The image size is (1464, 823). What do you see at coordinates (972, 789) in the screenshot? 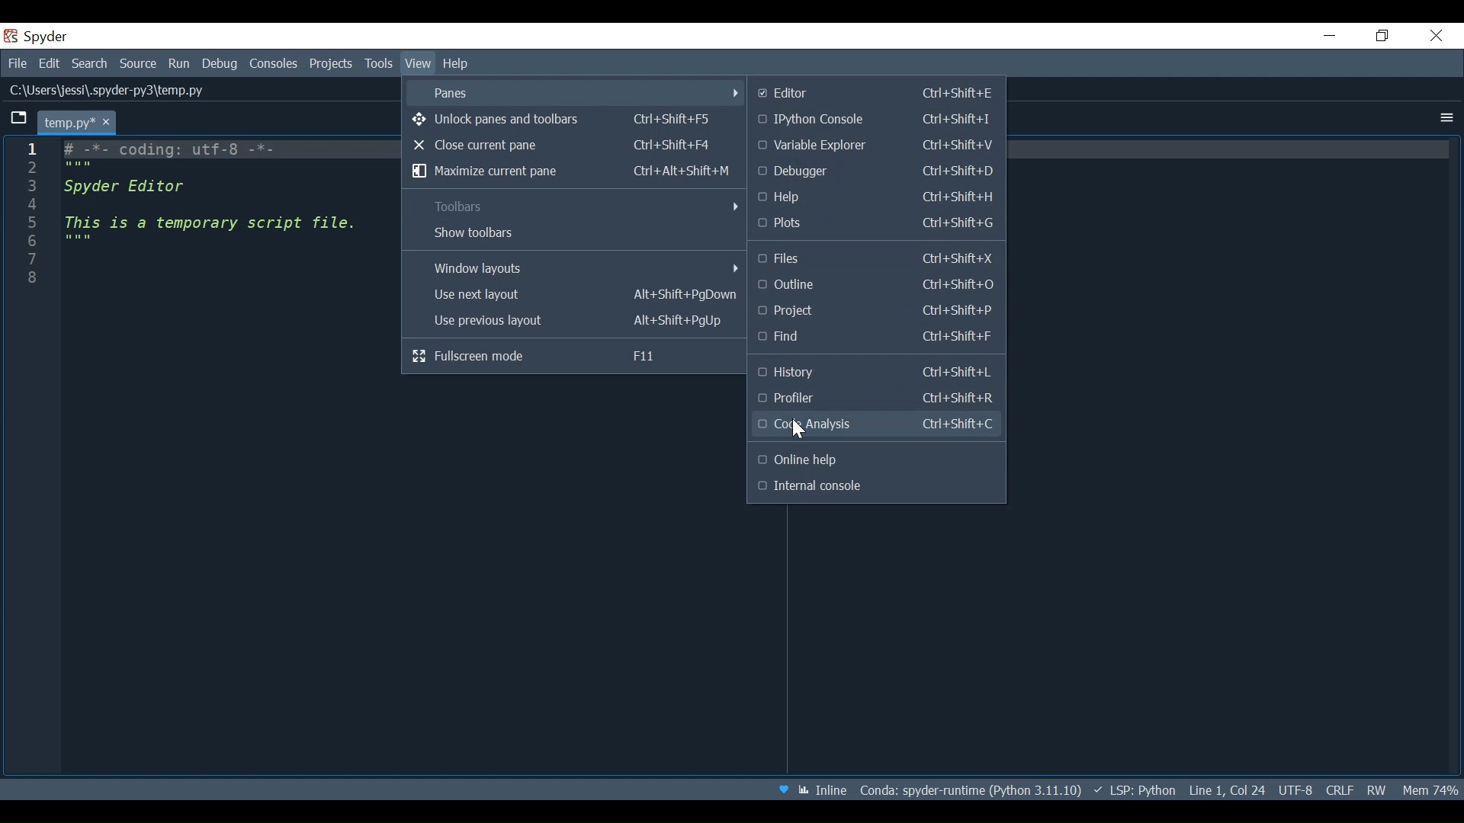
I see `File path` at bounding box center [972, 789].